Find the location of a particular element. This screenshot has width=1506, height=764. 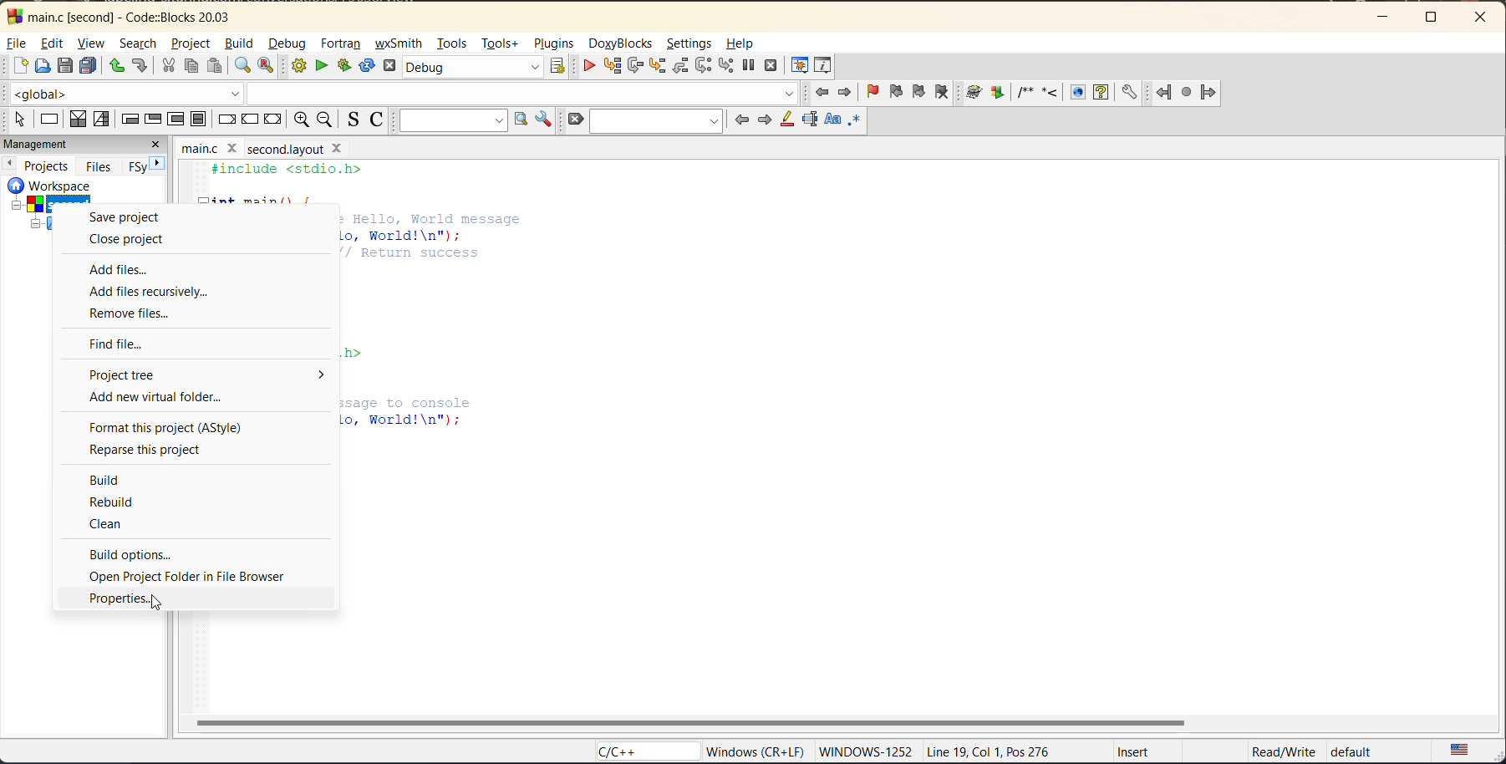

clear bookmark is located at coordinates (941, 93).